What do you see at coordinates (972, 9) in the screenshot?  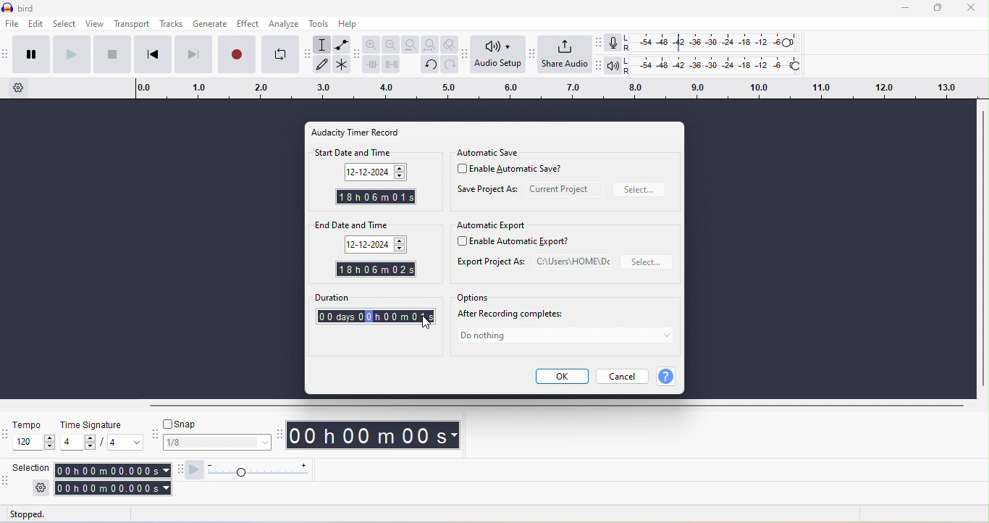 I see `close` at bounding box center [972, 9].